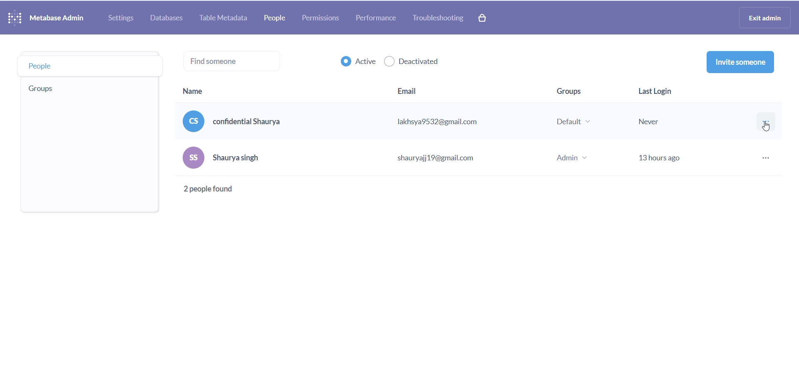 The width and height of the screenshot is (799, 378). What do you see at coordinates (673, 158) in the screenshot?
I see `last login status` at bounding box center [673, 158].